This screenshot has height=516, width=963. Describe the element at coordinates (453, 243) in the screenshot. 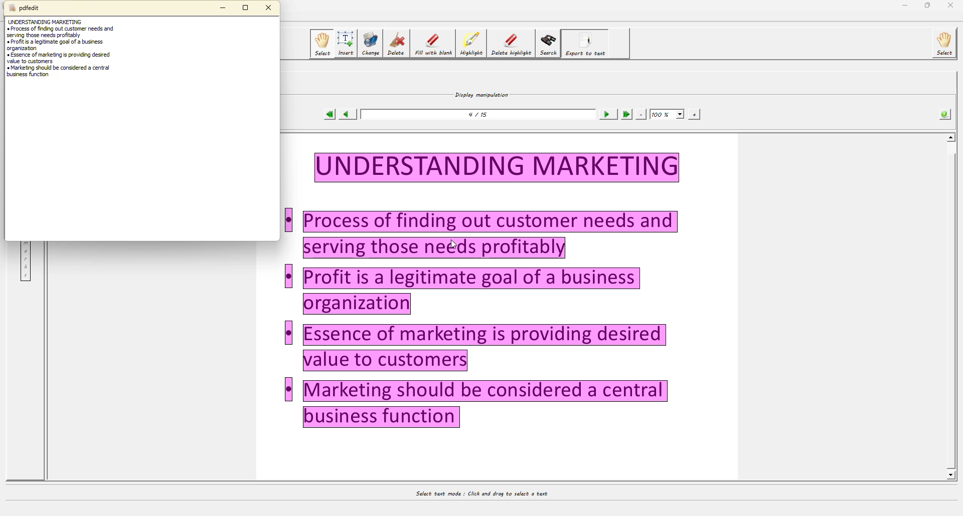

I see `cursor` at that location.